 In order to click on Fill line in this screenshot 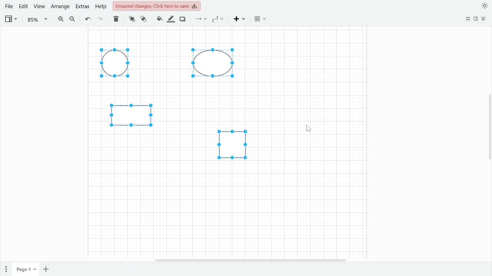, I will do `click(171, 19)`.